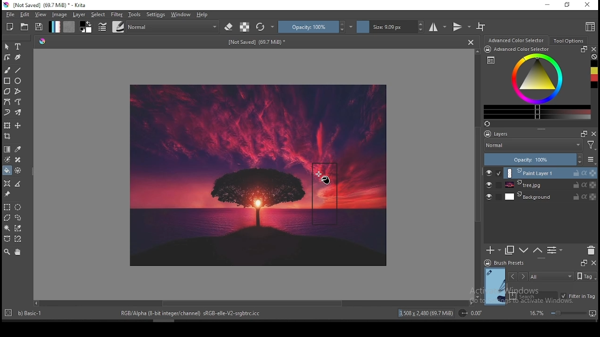 This screenshot has height=337, width=600. What do you see at coordinates (7, 252) in the screenshot?
I see `zoom tool` at bounding box center [7, 252].